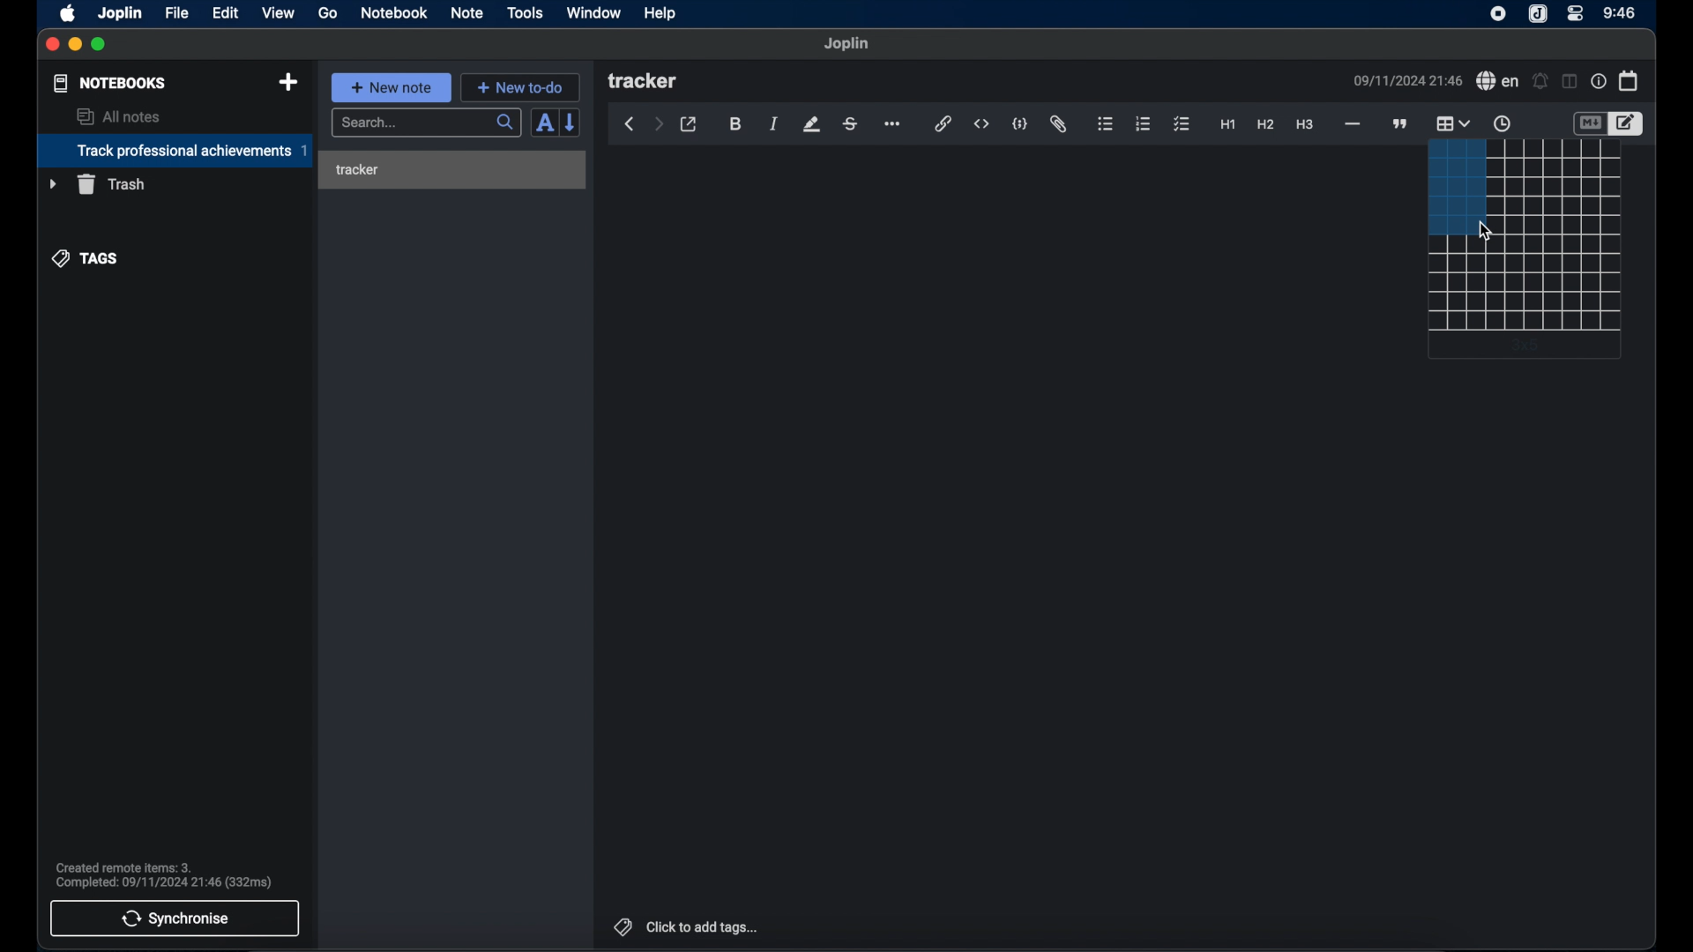 This screenshot has width=1693, height=952. Describe the element at coordinates (683, 926) in the screenshot. I see `click to add tags` at that location.